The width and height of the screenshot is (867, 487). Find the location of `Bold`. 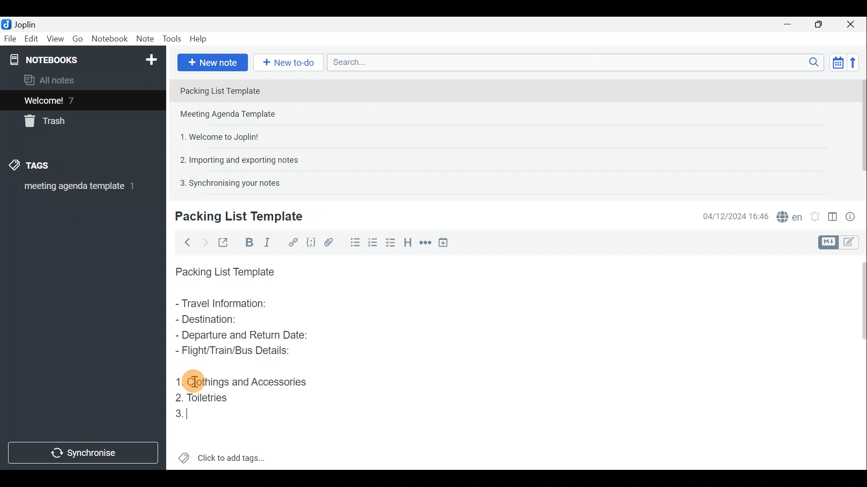

Bold is located at coordinates (248, 242).